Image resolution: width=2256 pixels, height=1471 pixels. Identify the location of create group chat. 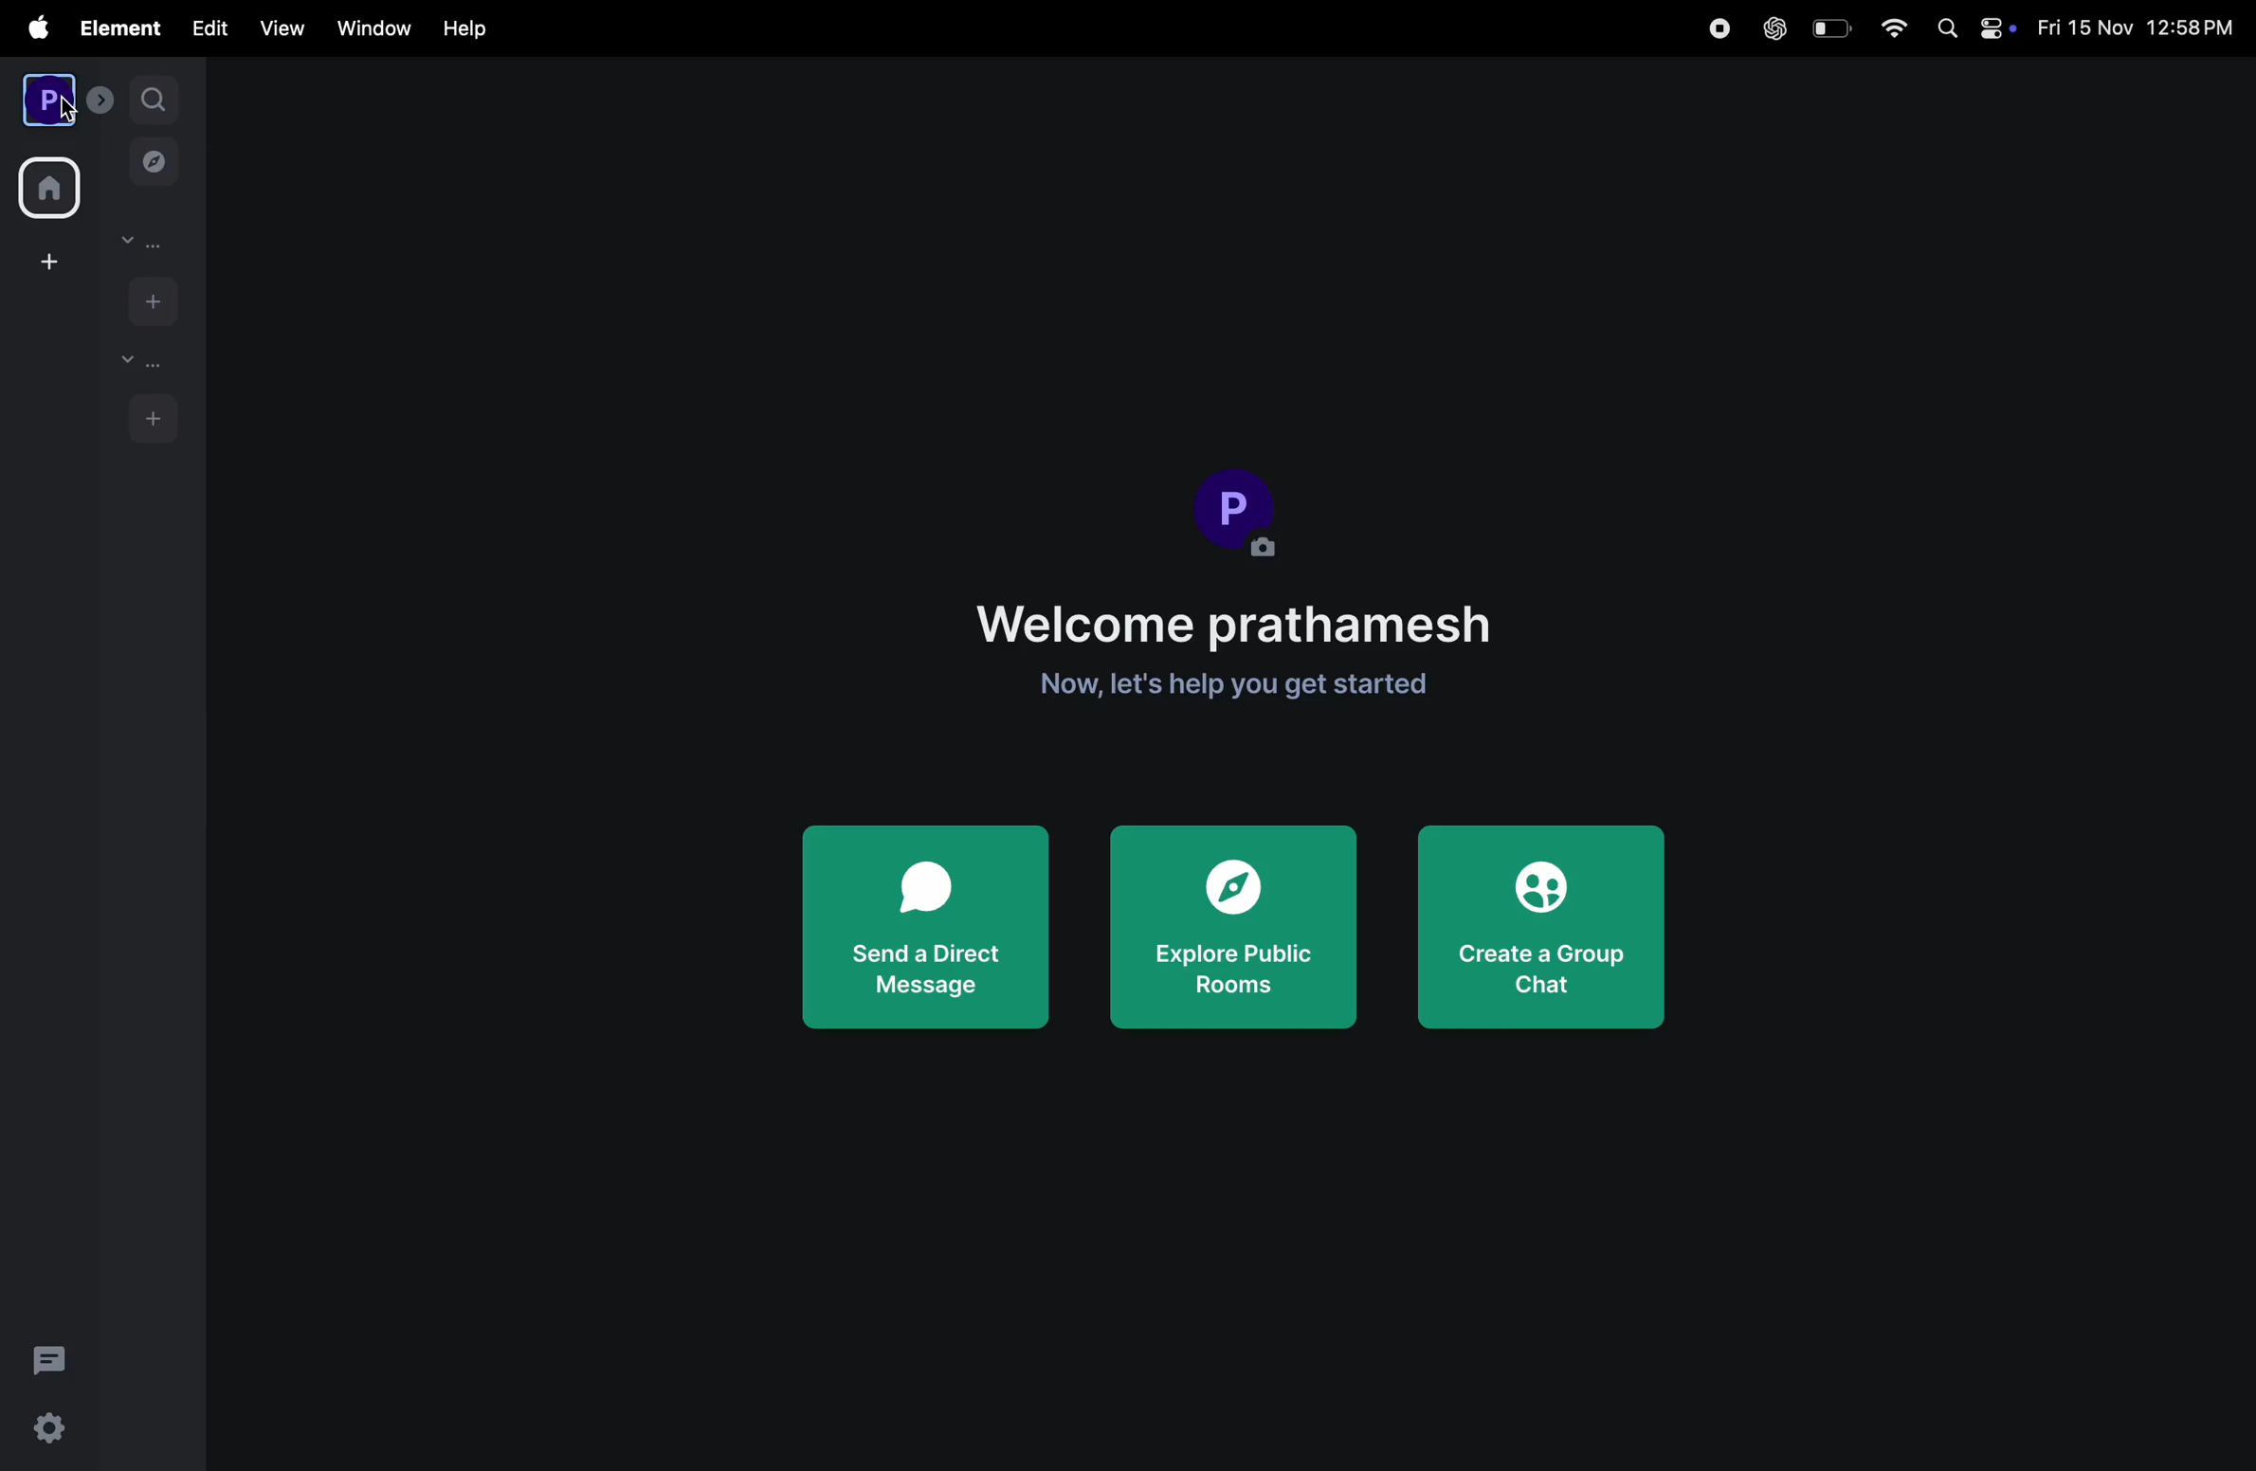
(1541, 927).